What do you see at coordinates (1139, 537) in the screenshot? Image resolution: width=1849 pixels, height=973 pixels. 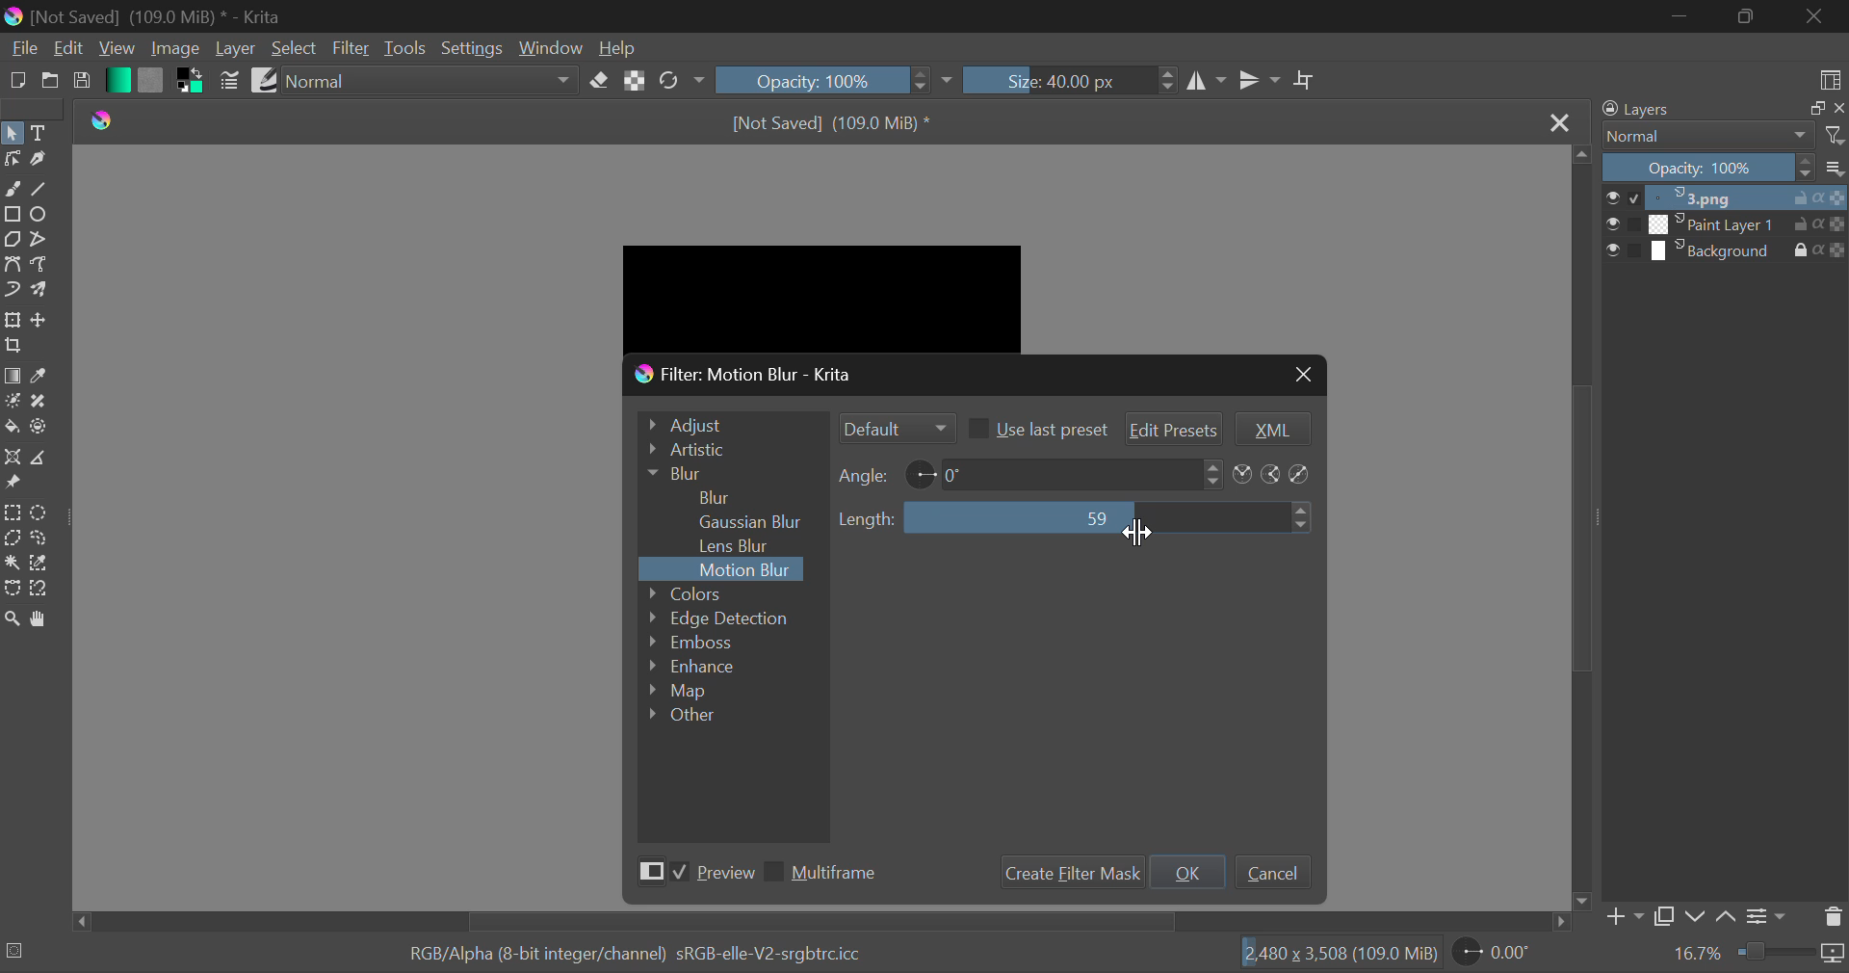 I see `Cursor` at bounding box center [1139, 537].